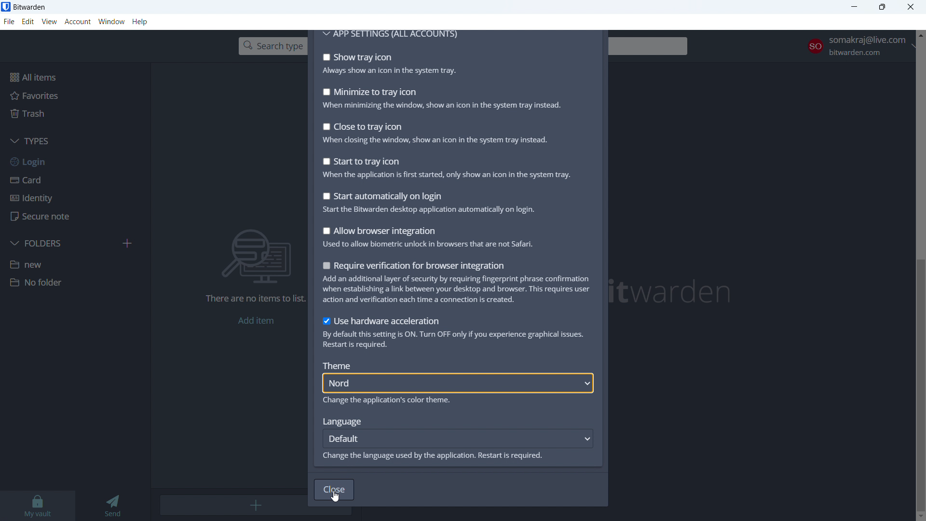 This screenshot has height=521, width=926. I want to click on file, so click(9, 22).